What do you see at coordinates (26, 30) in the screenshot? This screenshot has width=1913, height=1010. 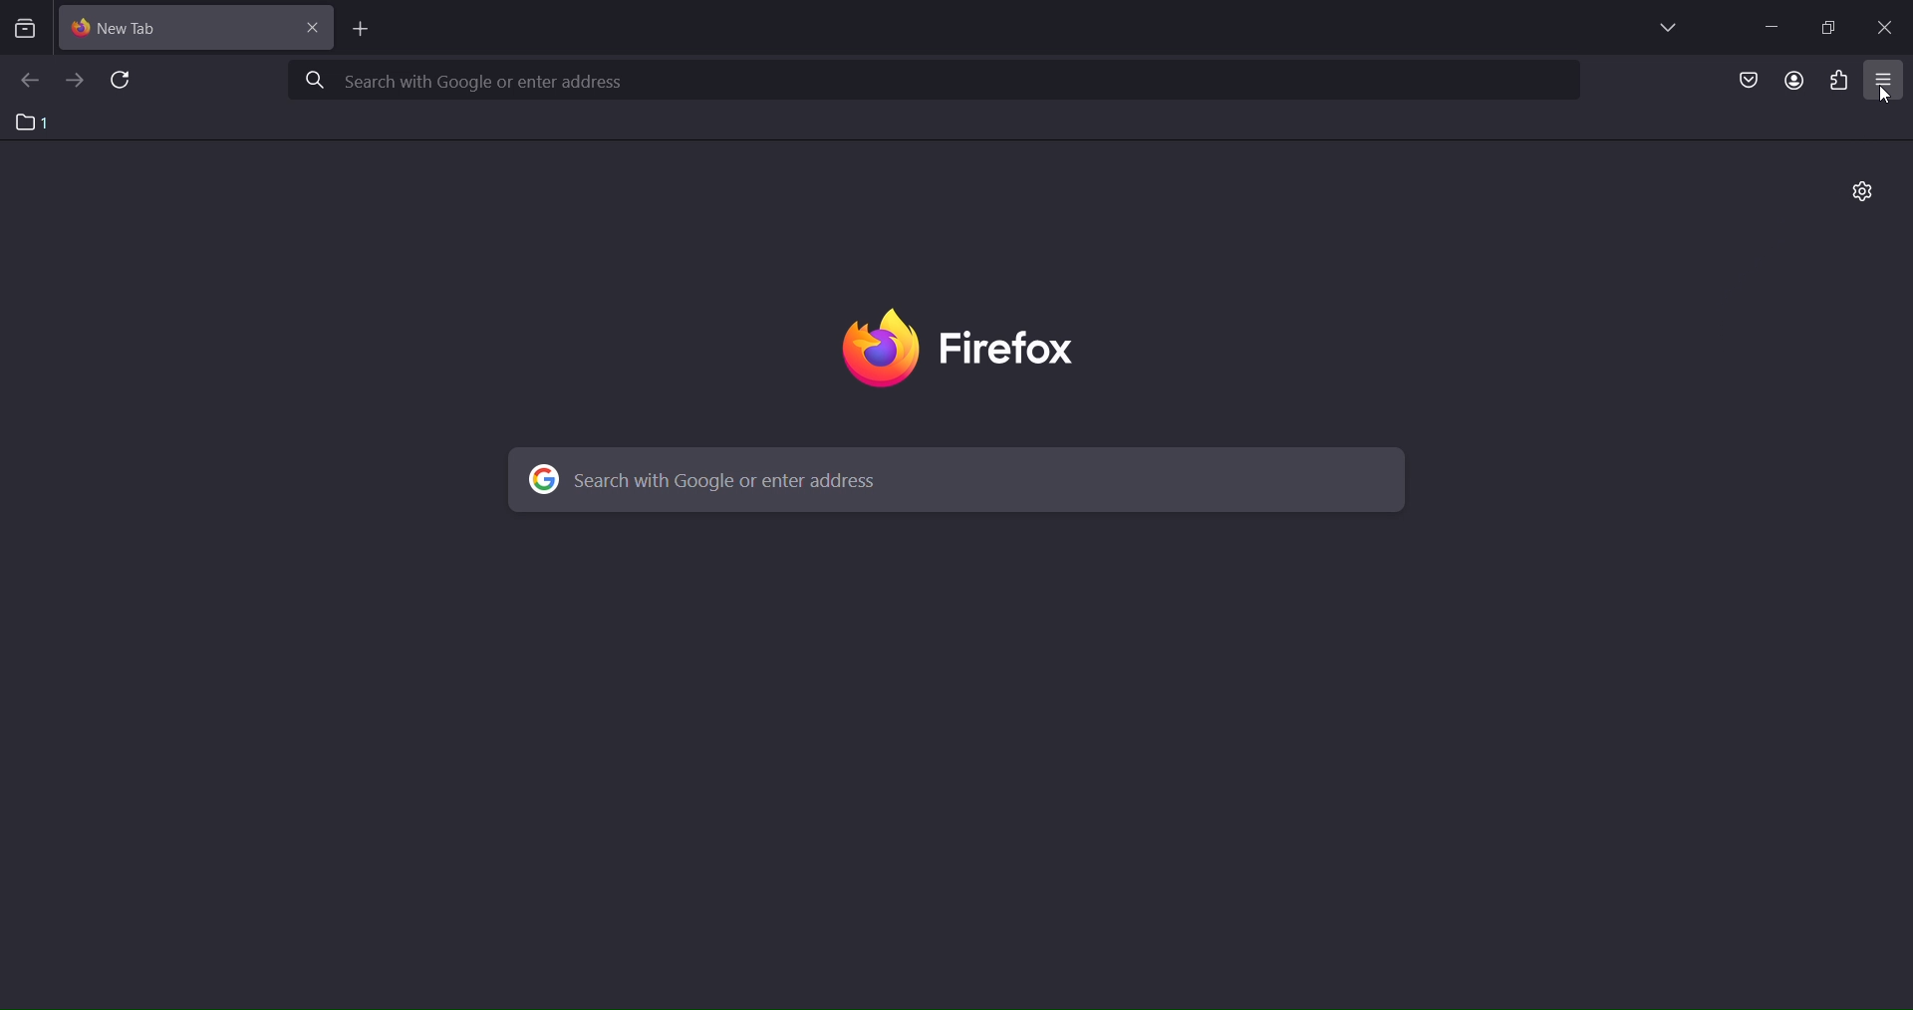 I see `search tabs` at bounding box center [26, 30].